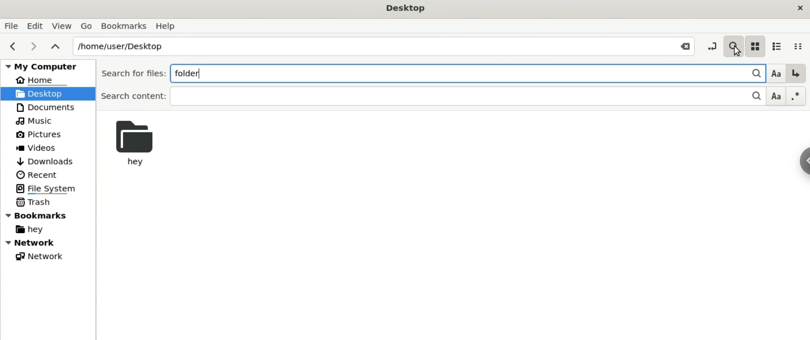 Image resolution: width=810 pixels, height=340 pixels. I want to click on Font, so click(776, 97).